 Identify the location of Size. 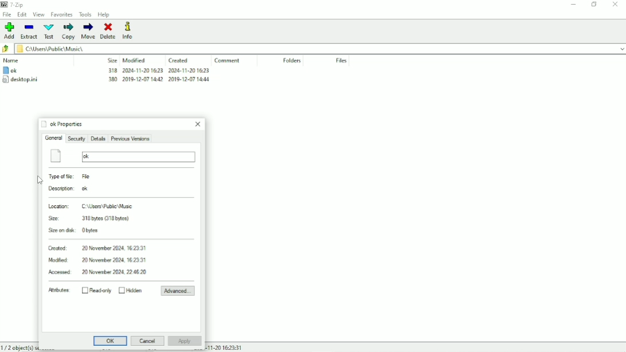
(91, 218).